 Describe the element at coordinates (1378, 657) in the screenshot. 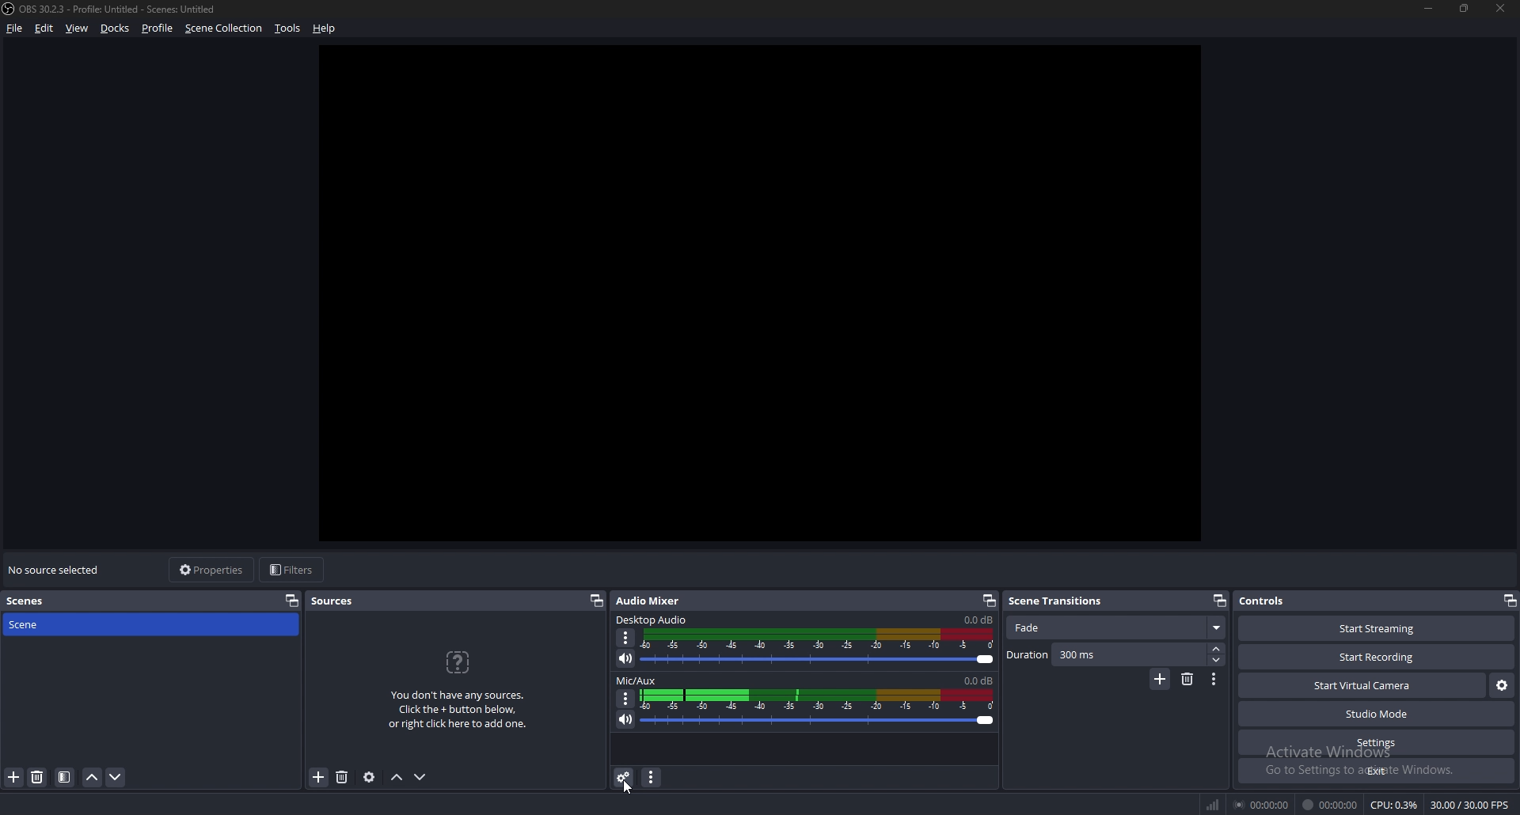

I see `start recording` at that location.